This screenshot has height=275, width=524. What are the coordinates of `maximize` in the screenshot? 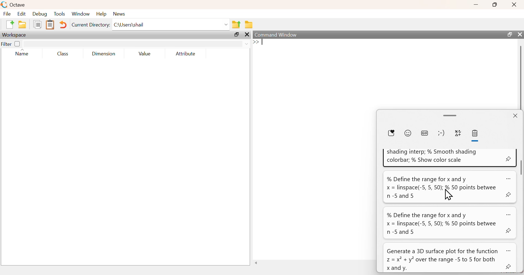 It's located at (509, 34).